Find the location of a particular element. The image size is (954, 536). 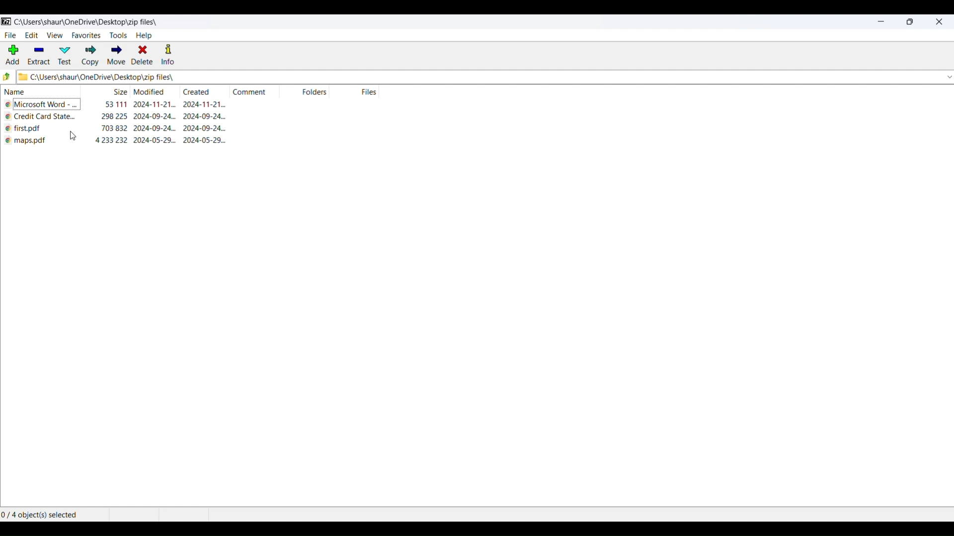

Files is located at coordinates (377, 93).